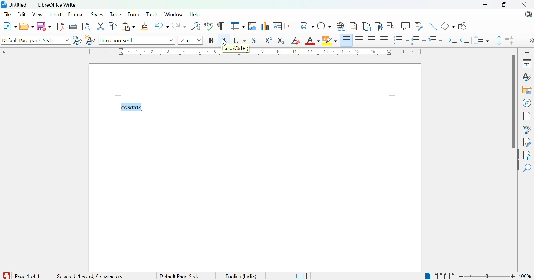 The width and height of the screenshot is (534, 280). What do you see at coordinates (406, 26) in the screenshot?
I see `Insert coment` at bounding box center [406, 26].